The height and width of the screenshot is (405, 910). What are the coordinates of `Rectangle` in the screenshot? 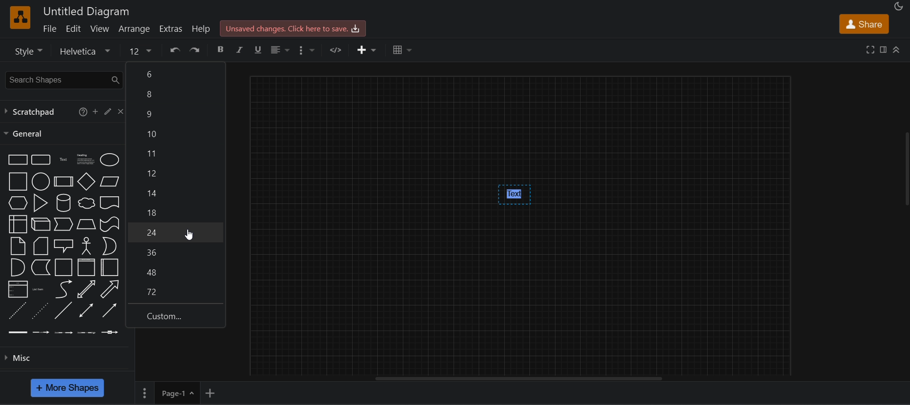 It's located at (18, 159).